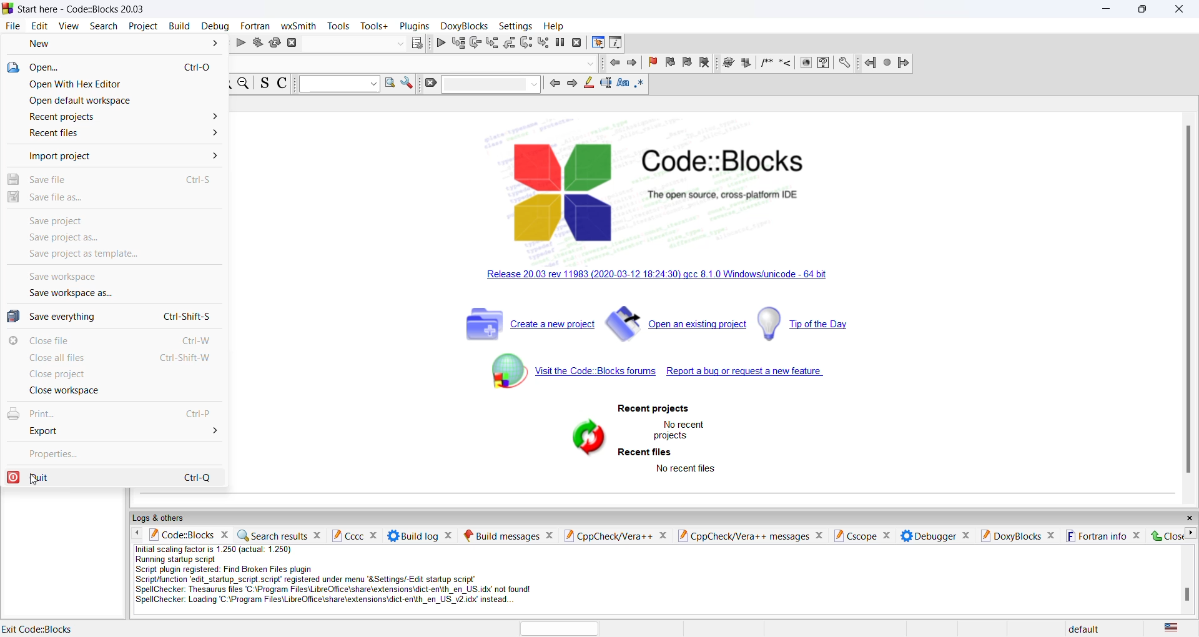  Describe the element at coordinates (904, 63) in the screenshot. I see `jump forward` at that location.